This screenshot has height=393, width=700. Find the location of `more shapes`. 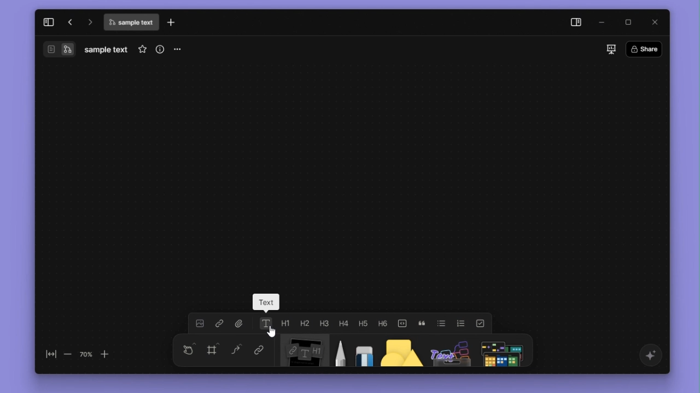

more shapes is located at coordinates (504, 350).